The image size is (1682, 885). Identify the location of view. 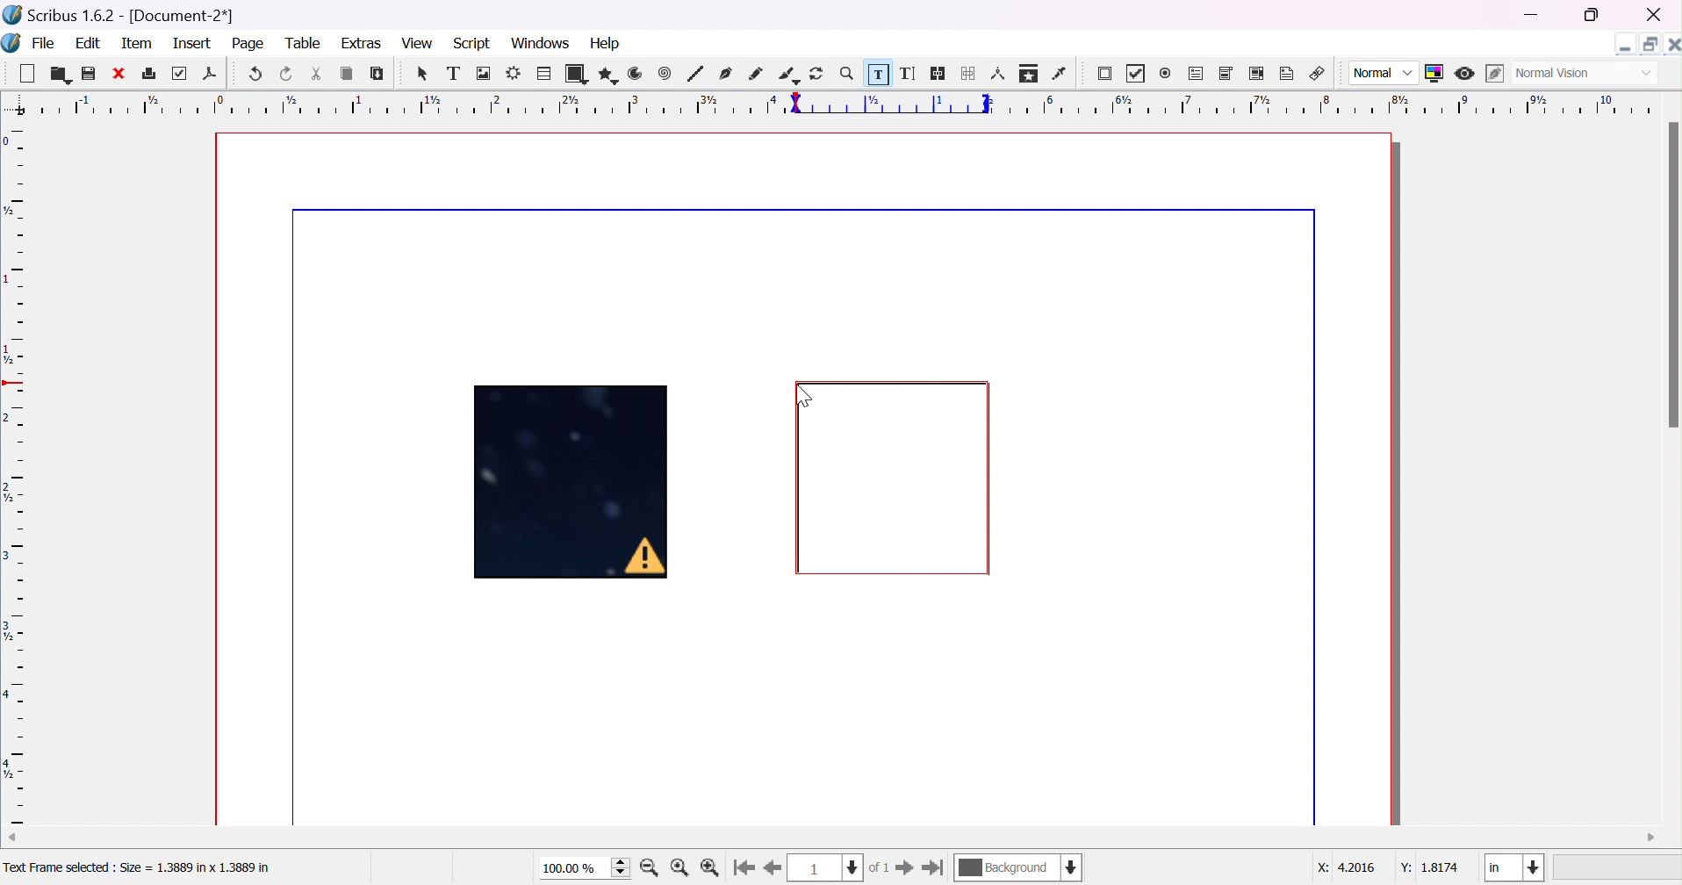
(414, 42).